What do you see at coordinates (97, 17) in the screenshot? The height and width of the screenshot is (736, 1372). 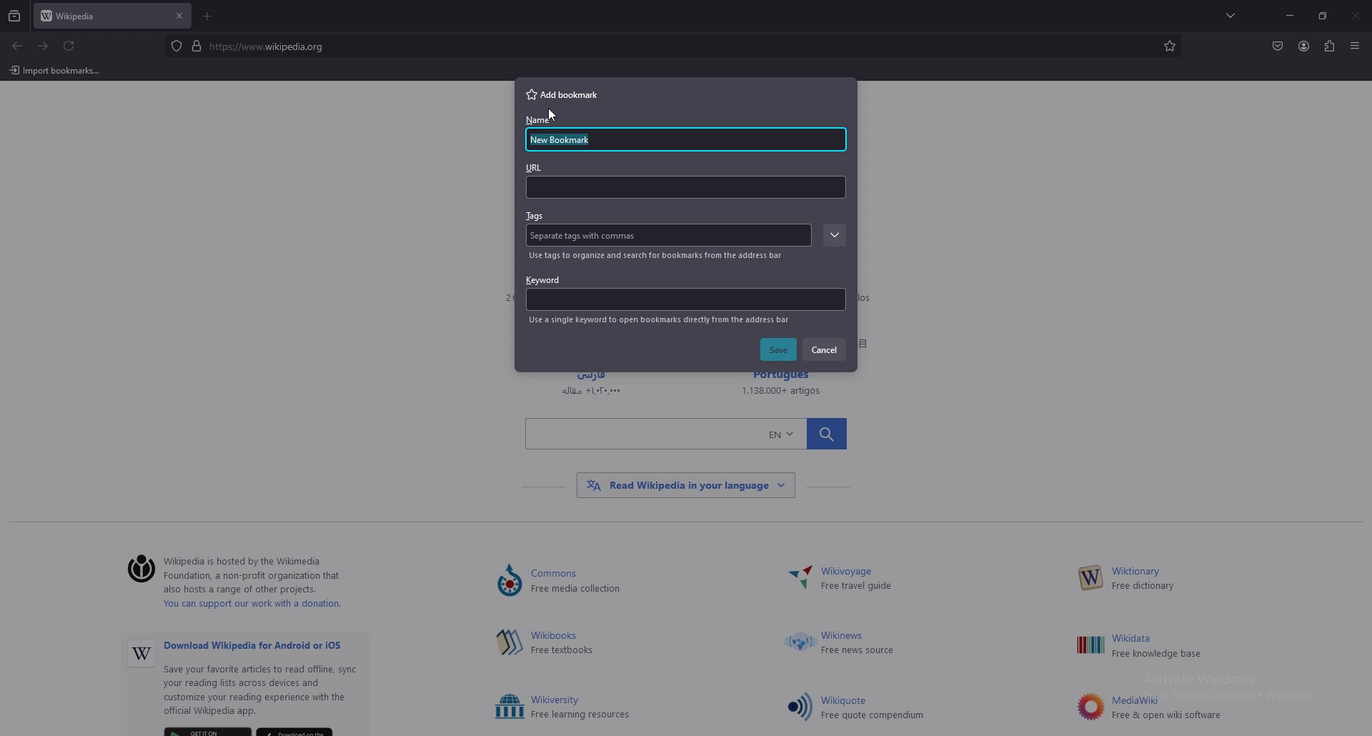 I see `tab` at bounding box center [97, 17].